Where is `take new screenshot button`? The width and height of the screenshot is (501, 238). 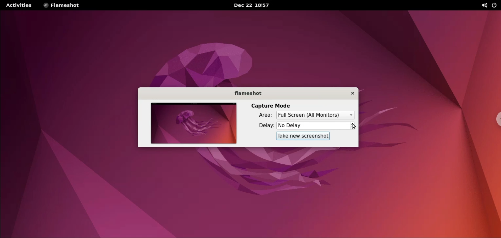
take new screenshot button is located at coordinates (301, 136).